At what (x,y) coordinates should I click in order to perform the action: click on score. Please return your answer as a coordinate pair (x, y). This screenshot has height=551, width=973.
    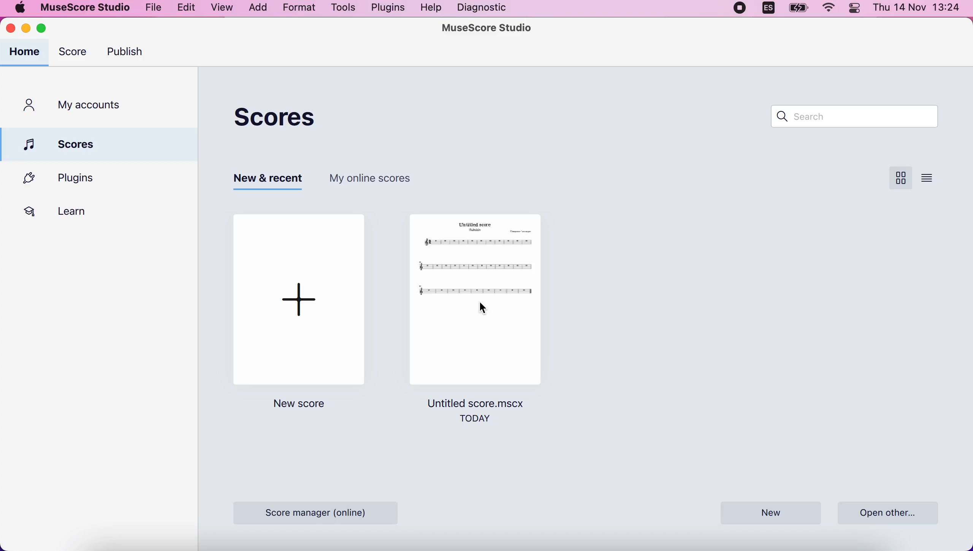
    Looking at the image, I should click on (291, 115).